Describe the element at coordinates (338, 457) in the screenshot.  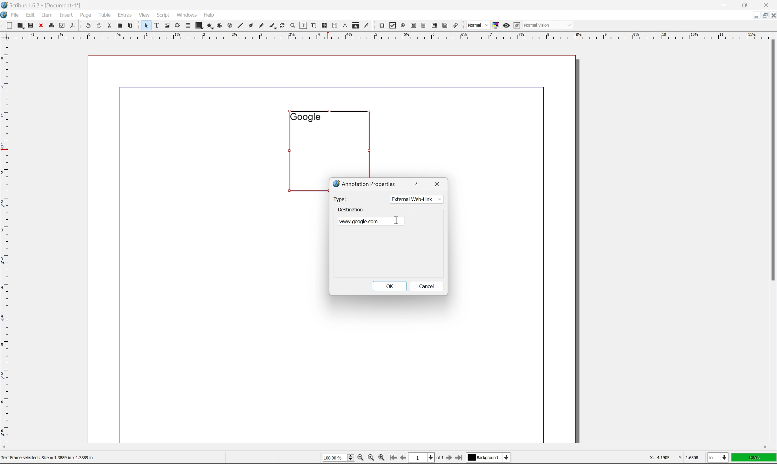
I see `select current zoom level` at that location.